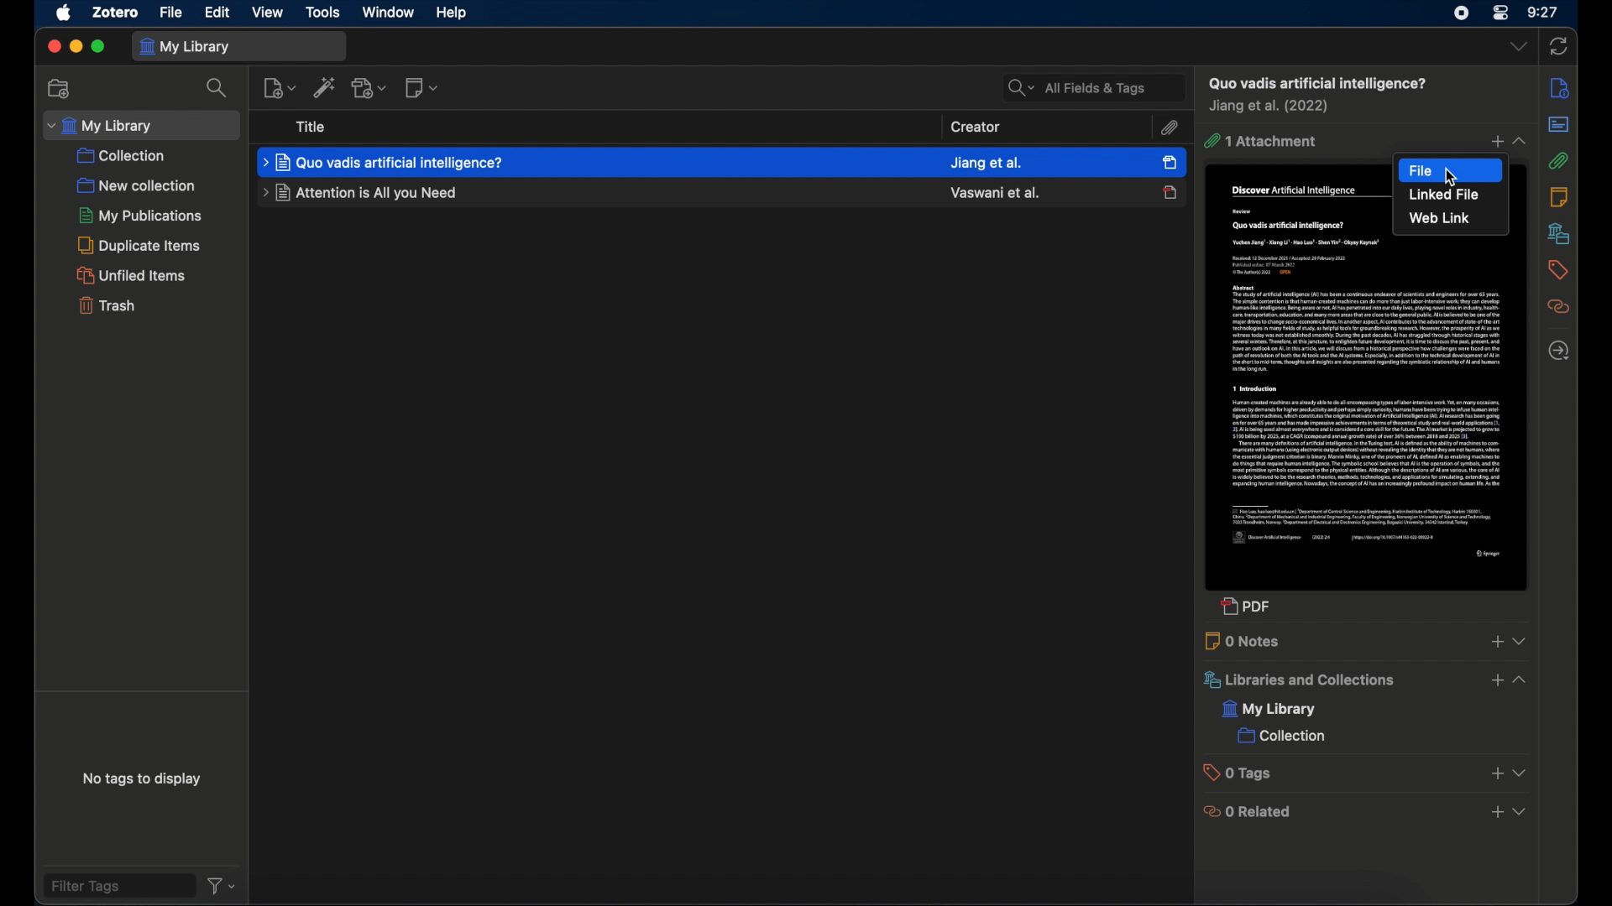  Describe the element at coordinates (1445, 195) in the screenshot. I see `linked file` at that location.